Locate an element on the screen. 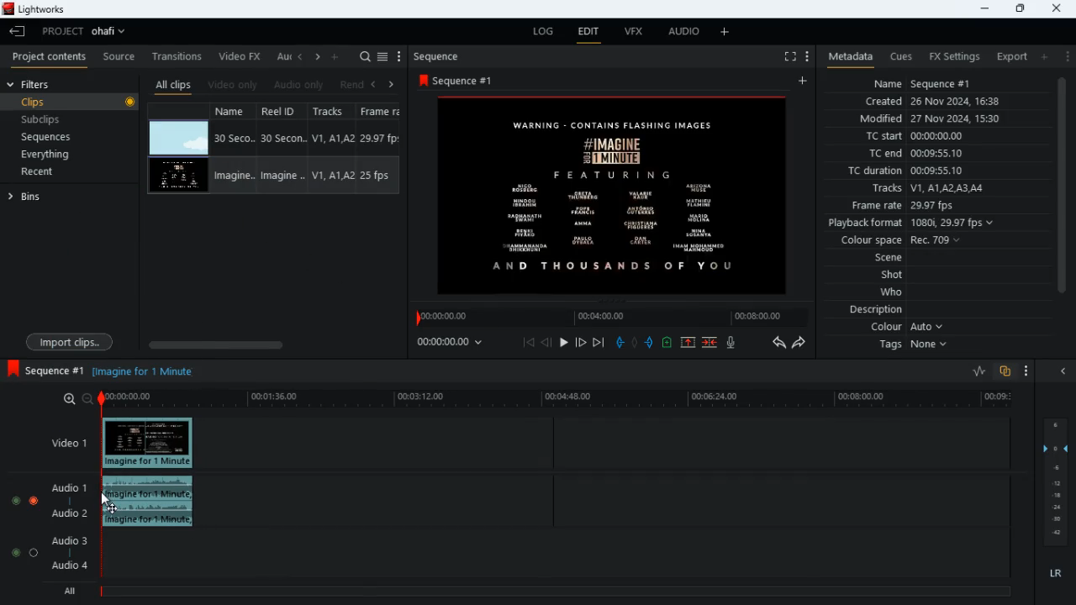 The height and width of the screenshot is (605, 1076). everything is located at coordinates (43, 155).